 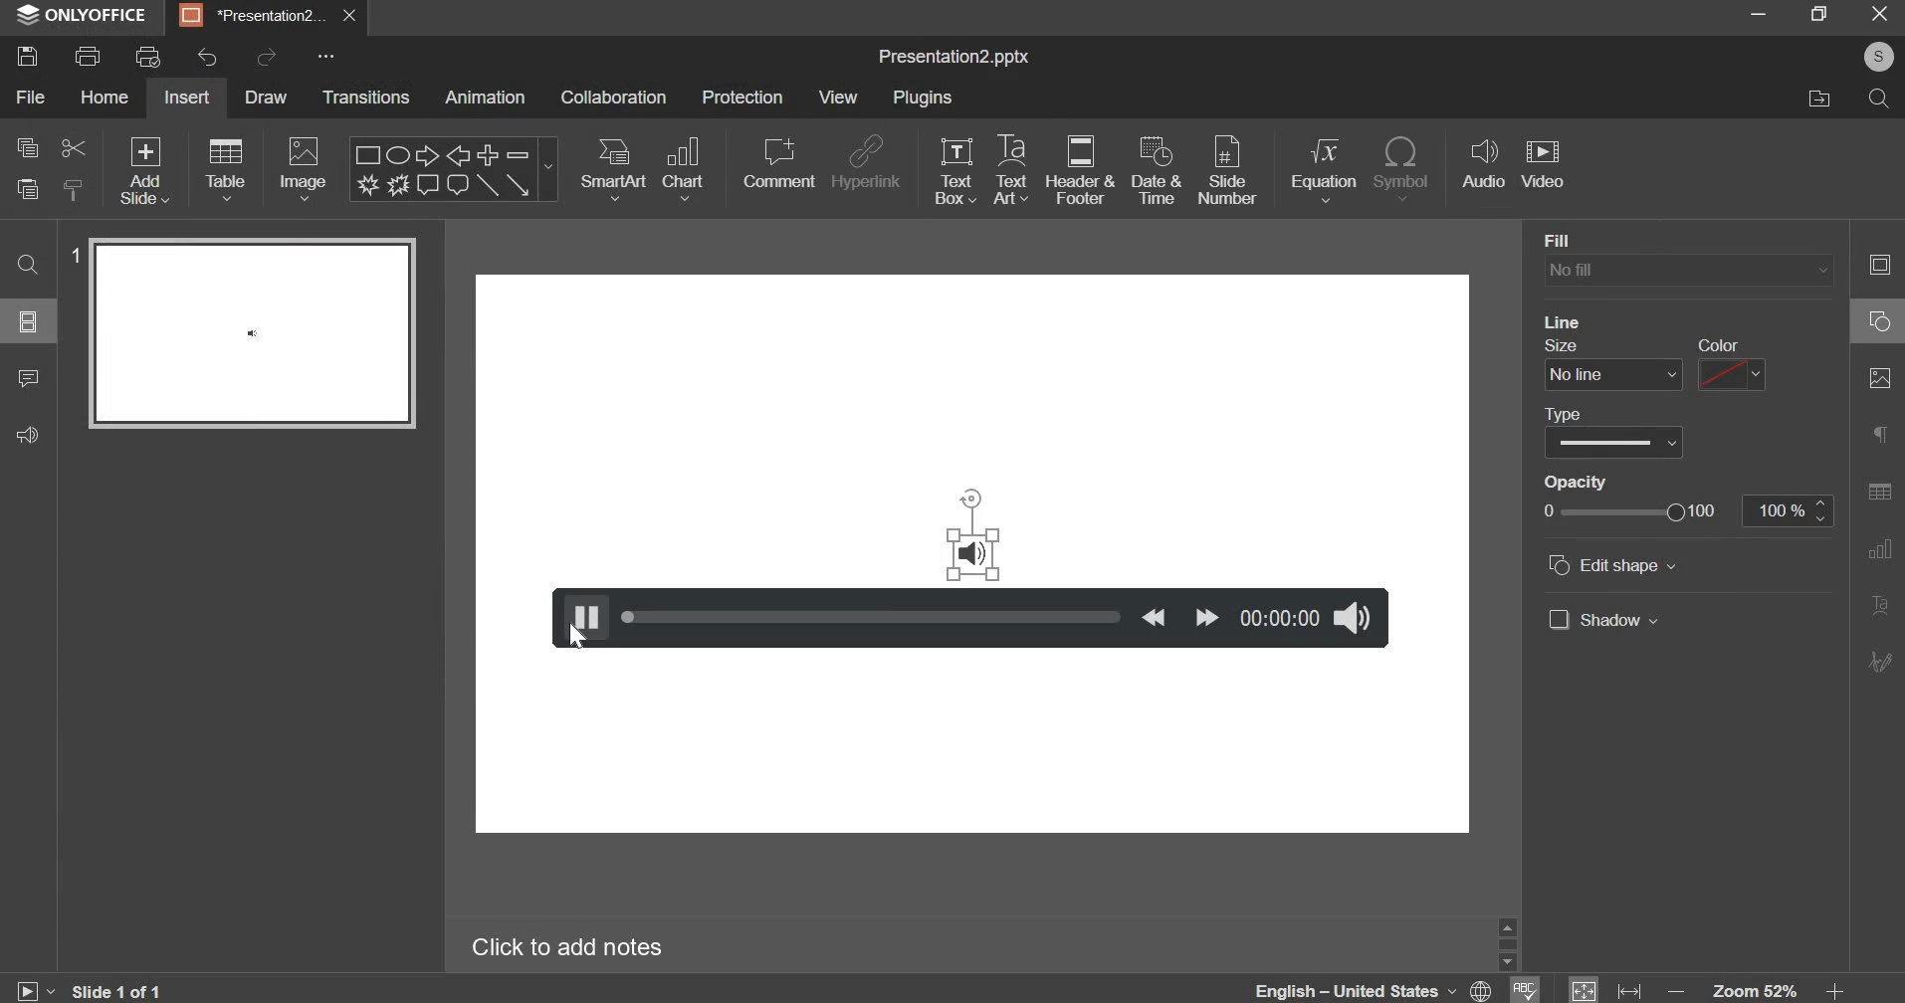 What do you see at coordinates (684, 169) in the screenshot?
I see `chart` at bounding box center [684, 169].